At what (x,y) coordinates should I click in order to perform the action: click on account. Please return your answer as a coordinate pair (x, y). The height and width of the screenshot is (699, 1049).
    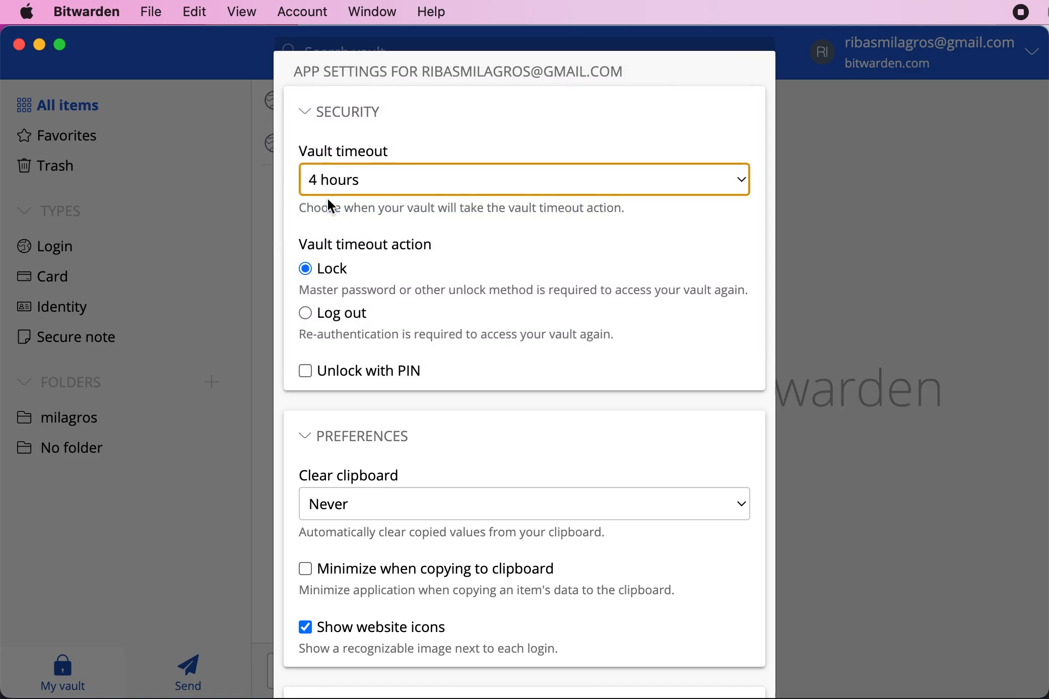
    Looking at the image, I should click on (298, 11).